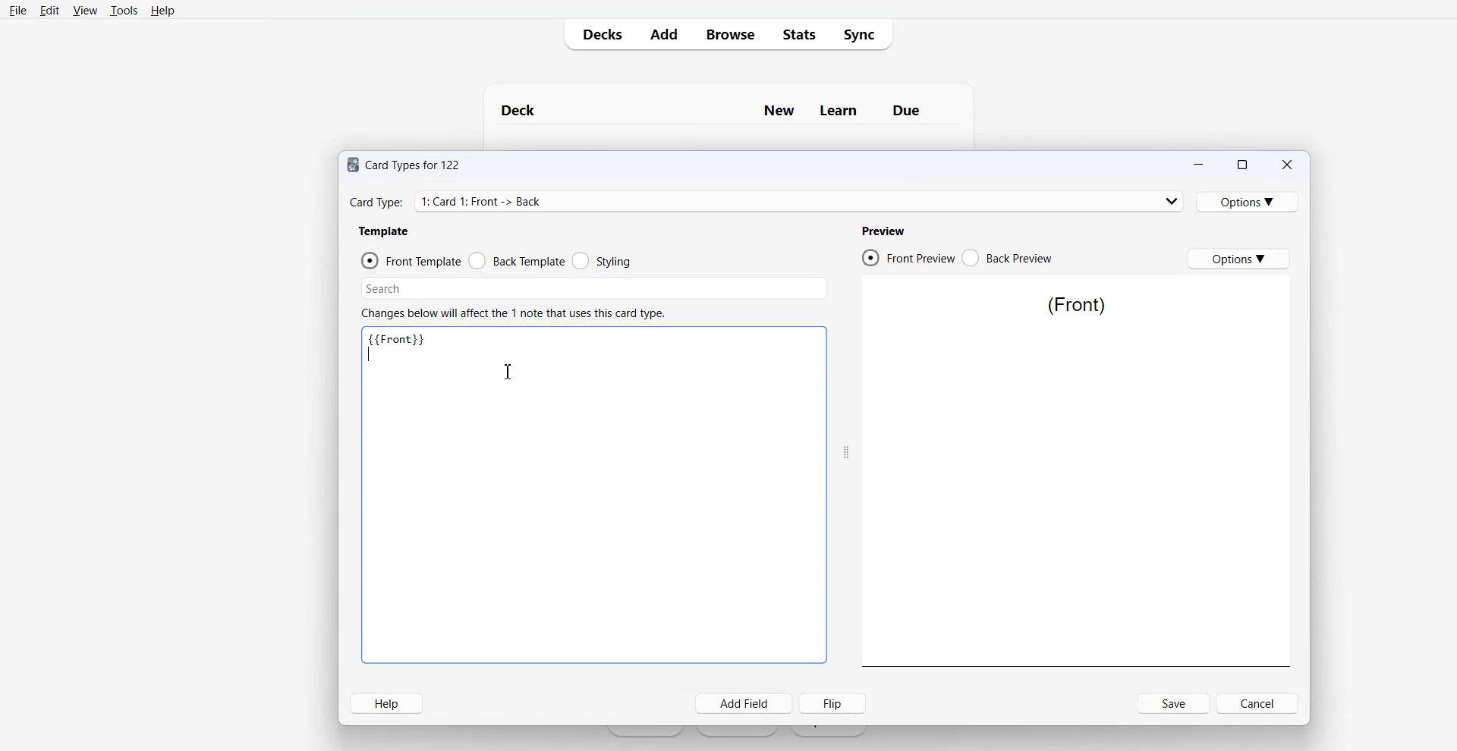  Describe the element at coordinates (1240, 259) in the screenshot. I see `Options` at that location.